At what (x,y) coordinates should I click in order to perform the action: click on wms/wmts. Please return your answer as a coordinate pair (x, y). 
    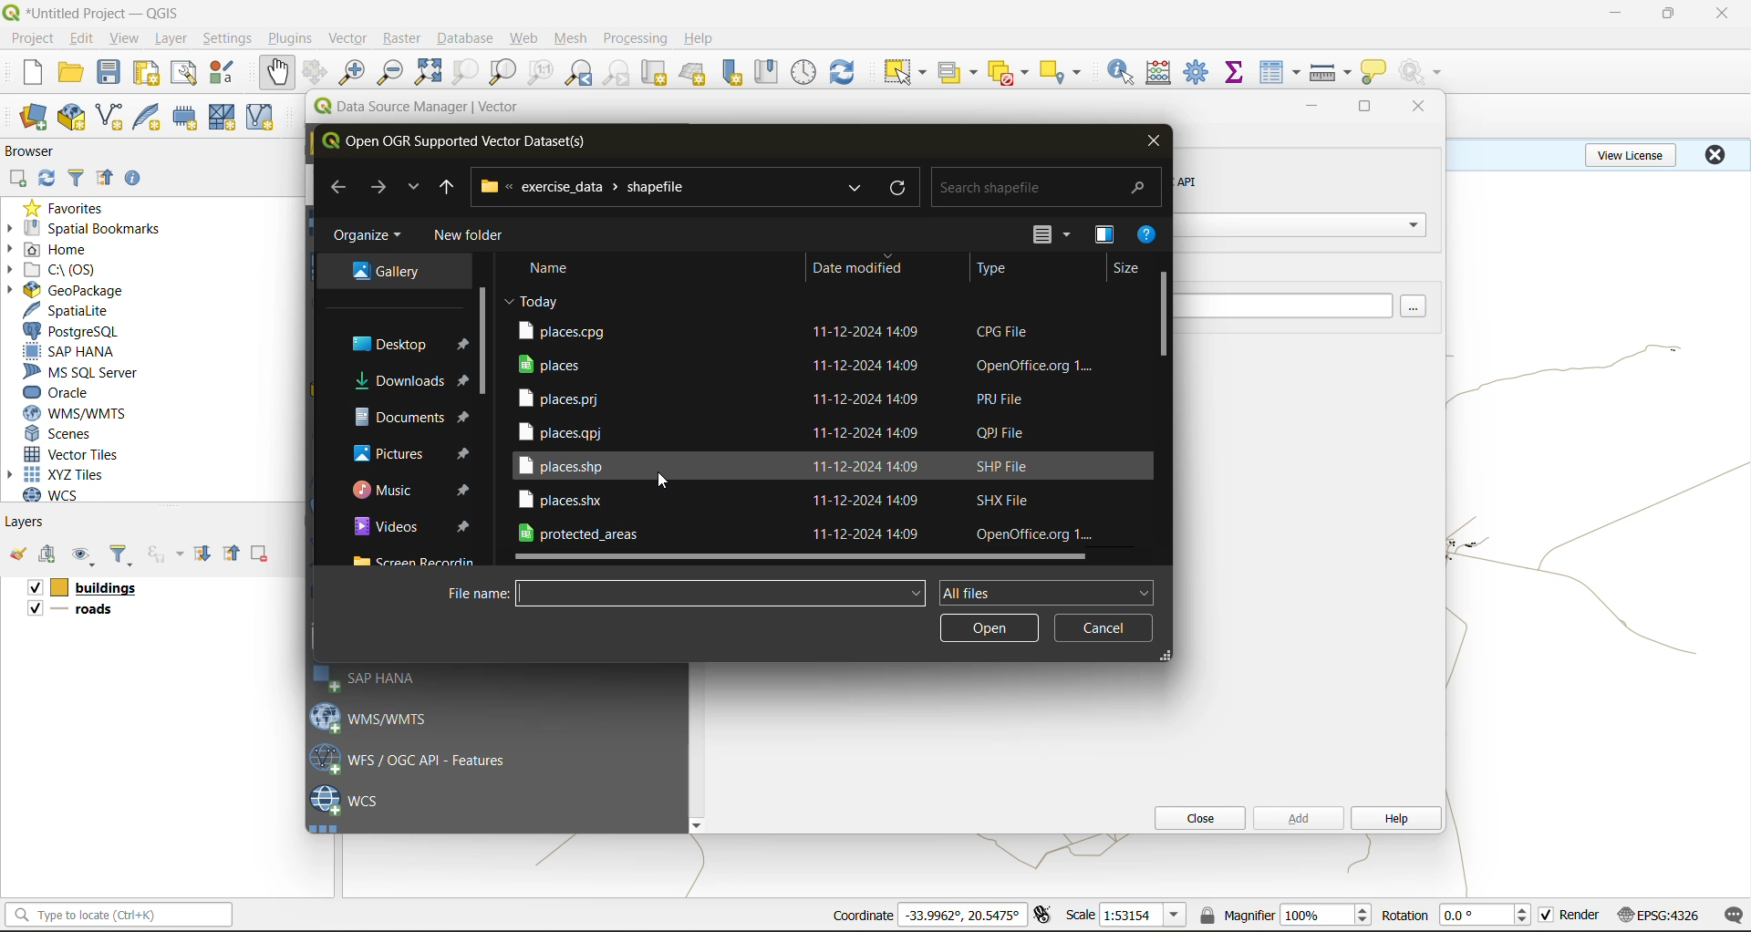
    Looking at the image, I should click on (378, 717).